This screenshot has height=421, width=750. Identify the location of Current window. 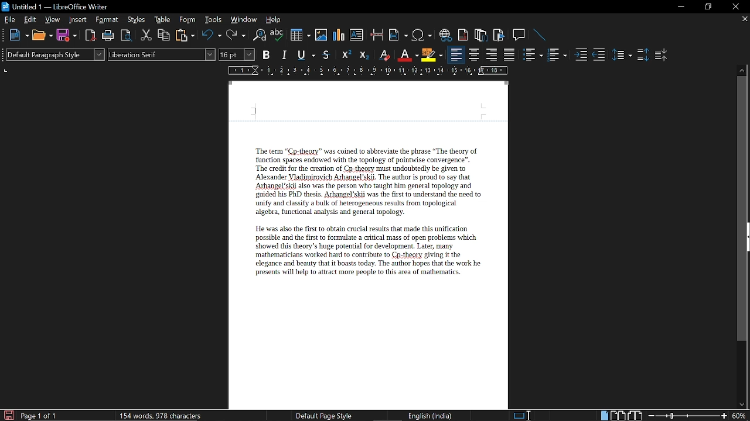
(55, 7).